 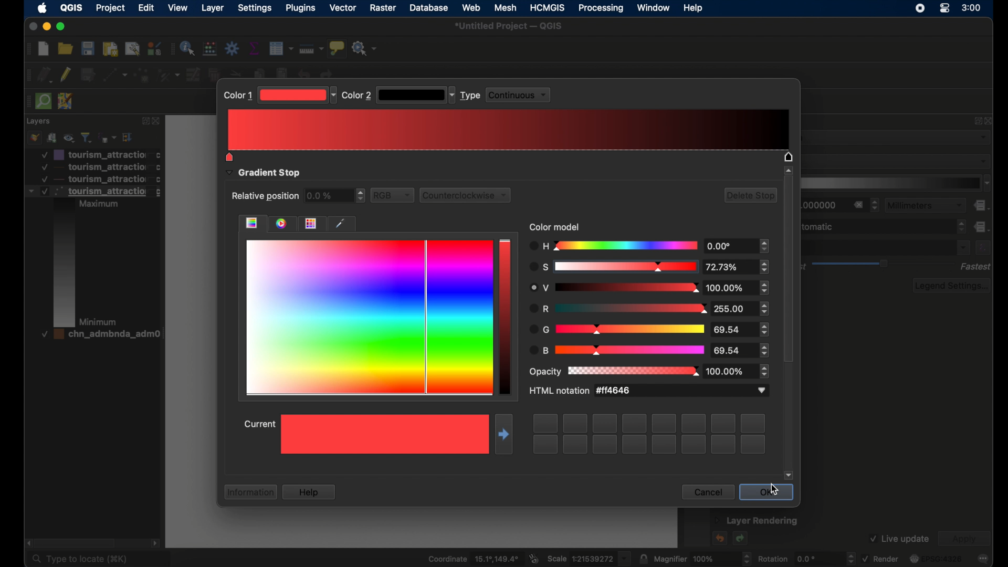 I want to click on apple icon, so click(x=42, y=8).